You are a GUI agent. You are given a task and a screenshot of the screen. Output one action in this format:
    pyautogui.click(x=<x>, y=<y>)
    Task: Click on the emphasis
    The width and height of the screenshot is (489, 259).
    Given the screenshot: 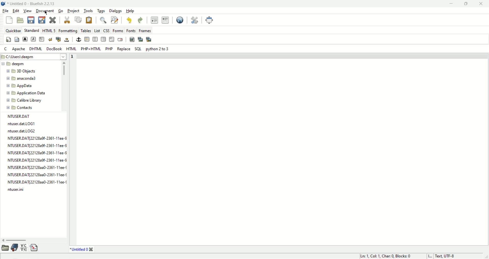 What is the action you would take?
    pyautogui.click(x=33, y=39)
    